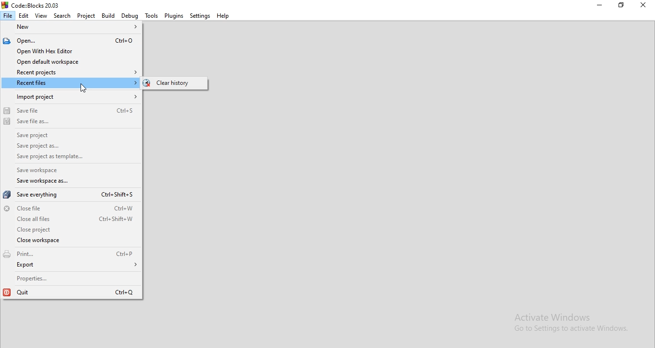 The image size is (655, 348). I want to click on Print, so click(70, 255).